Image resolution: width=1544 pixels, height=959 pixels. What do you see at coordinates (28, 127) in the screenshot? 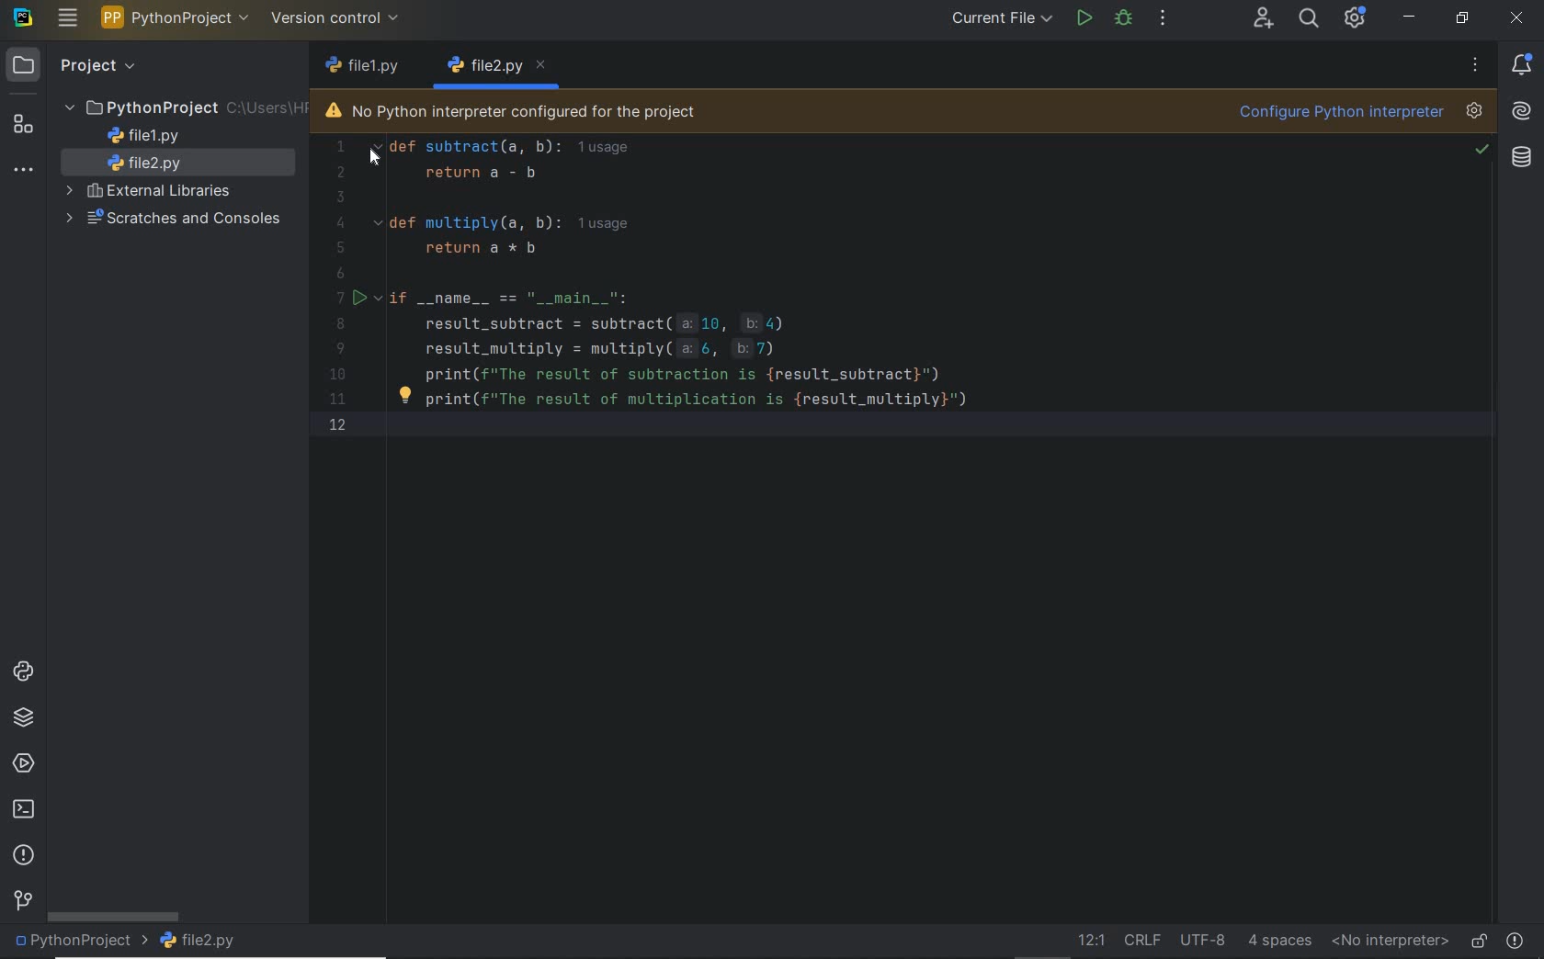
I see `structure` at bounding box center [28, 127].